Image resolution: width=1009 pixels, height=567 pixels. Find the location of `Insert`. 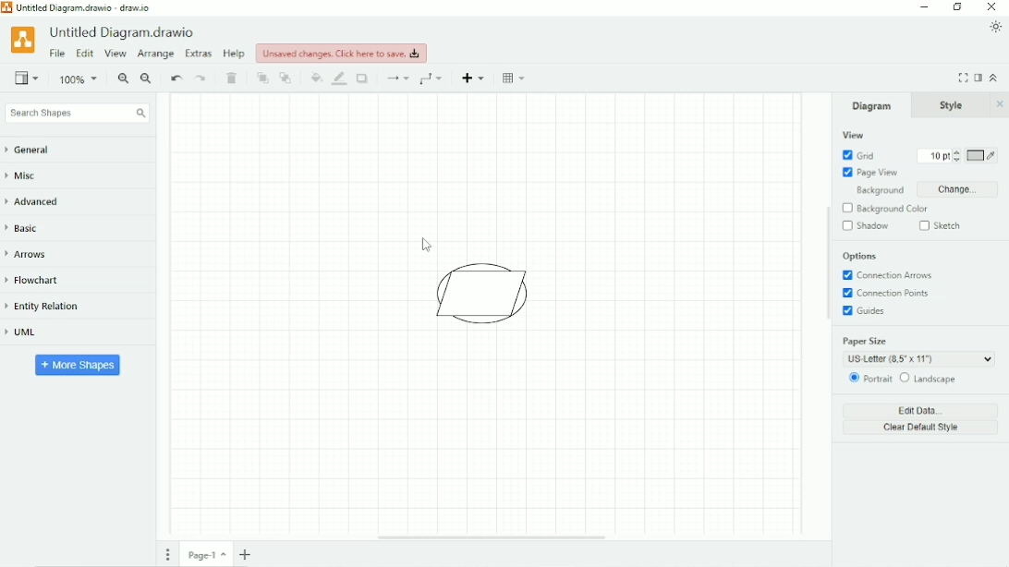

Insert is located at coordinates (475, 78).